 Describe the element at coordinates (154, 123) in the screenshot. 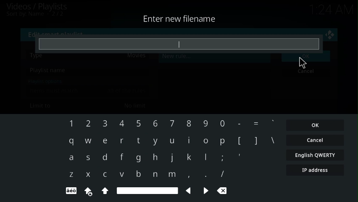

I see `6` at that location.